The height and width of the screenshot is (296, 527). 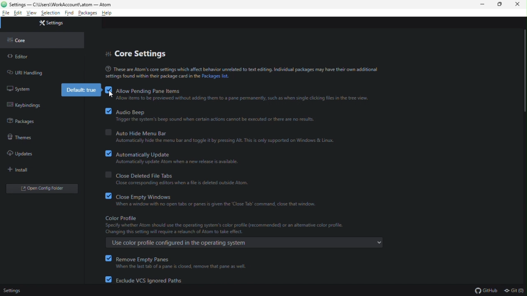 What do you see at coordinates (148, 280) in the screenshot?
I see `exclude VCs ignored paths` at bounding box center [148, 280].